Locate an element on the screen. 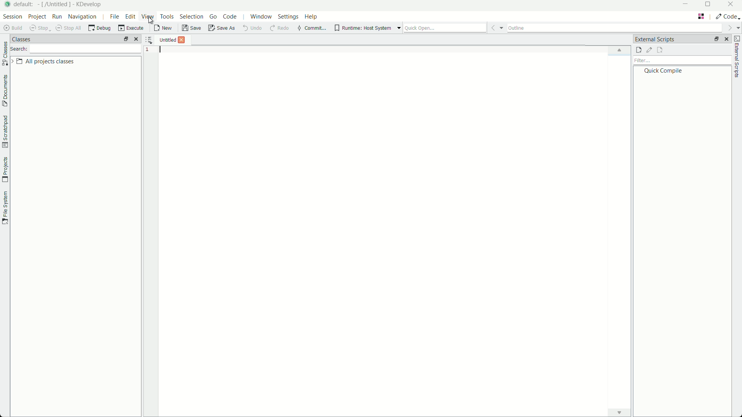 This screenshot has width=742, height=417. edit is located at coordinates (130, 17).